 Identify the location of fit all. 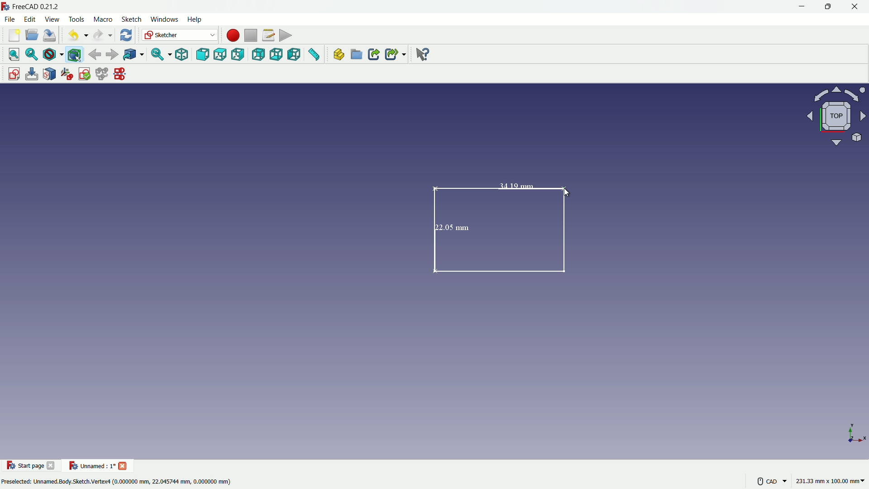
(12, 54).